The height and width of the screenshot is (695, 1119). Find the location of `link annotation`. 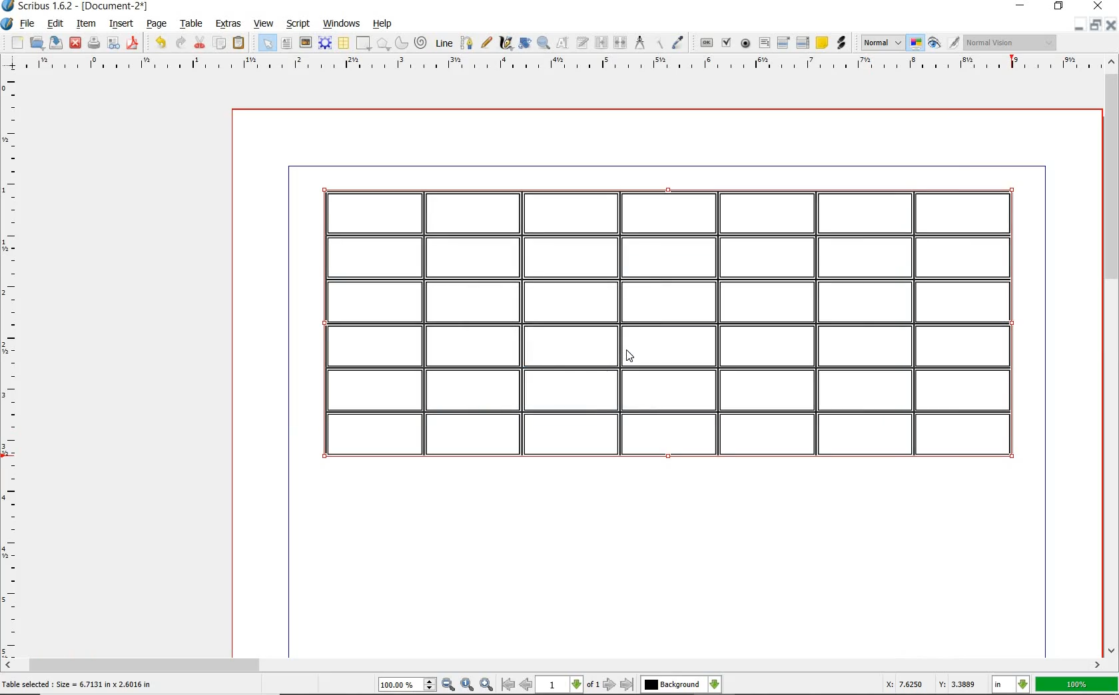

link annotation is located at coordinates (844, 43).